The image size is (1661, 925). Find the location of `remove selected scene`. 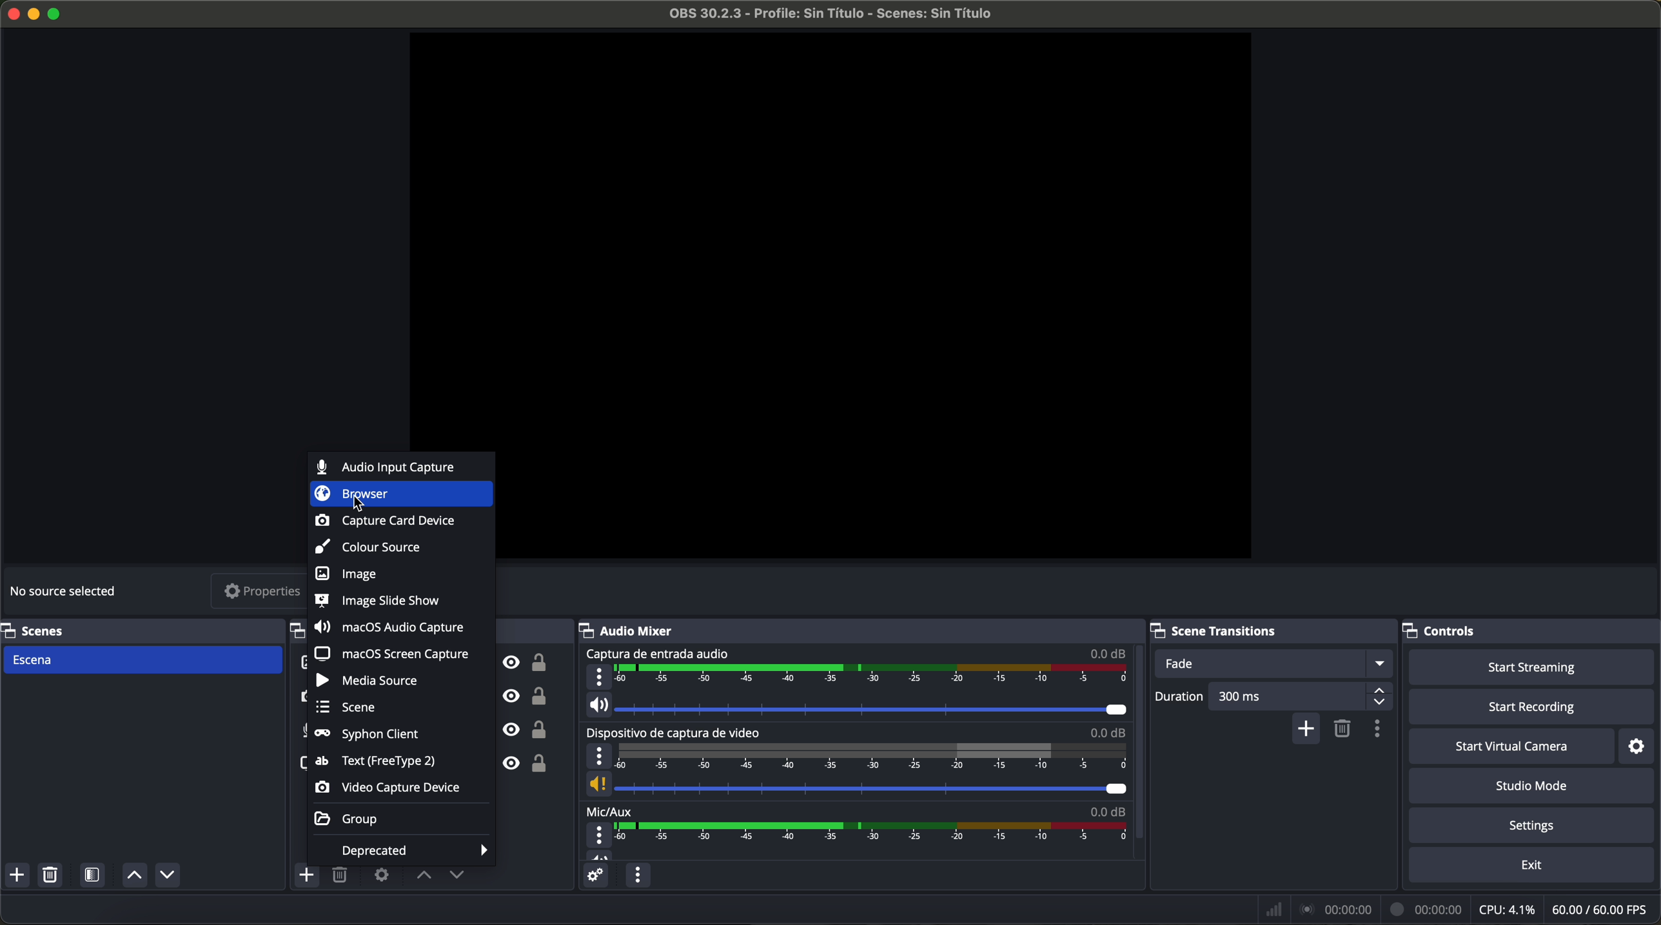

remove selected scene is located at coordinates (1343, 730).